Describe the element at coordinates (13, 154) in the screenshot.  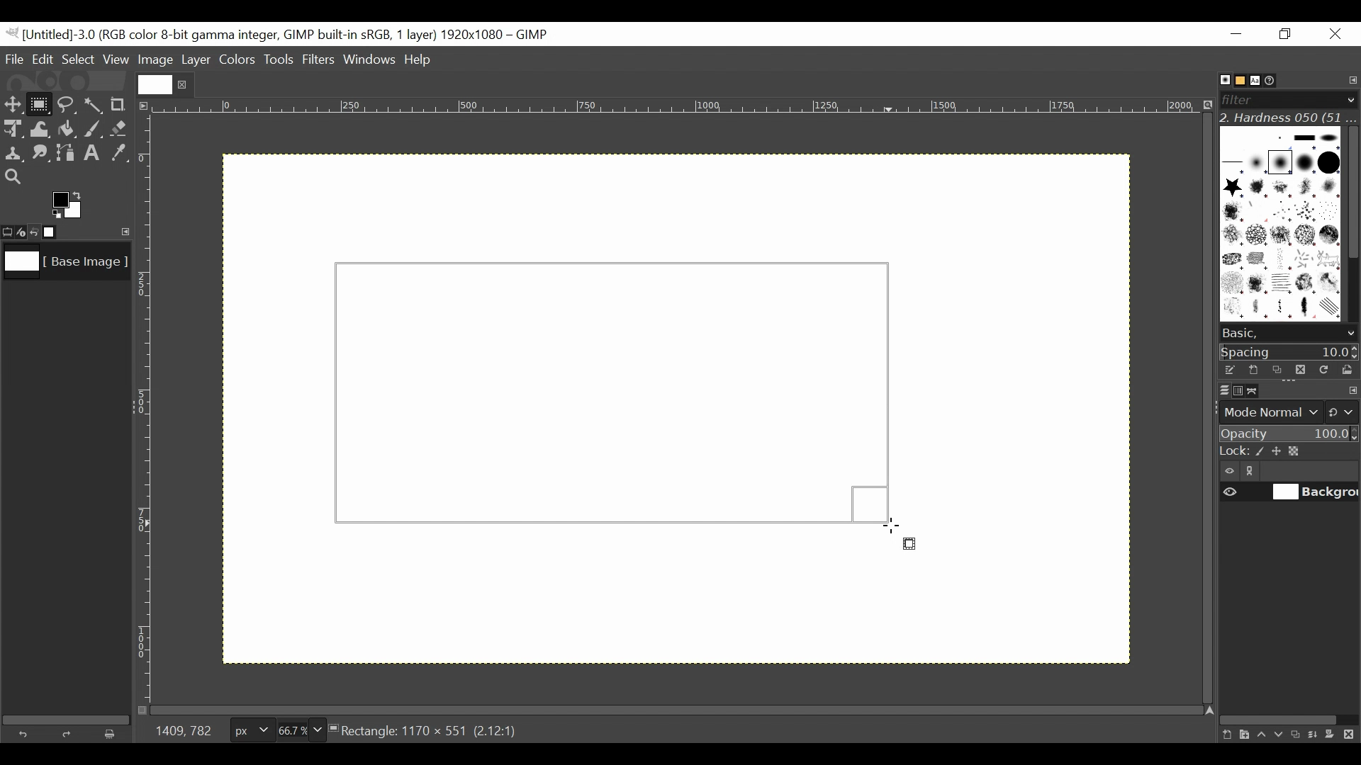
I see `Clone tool` at that location.